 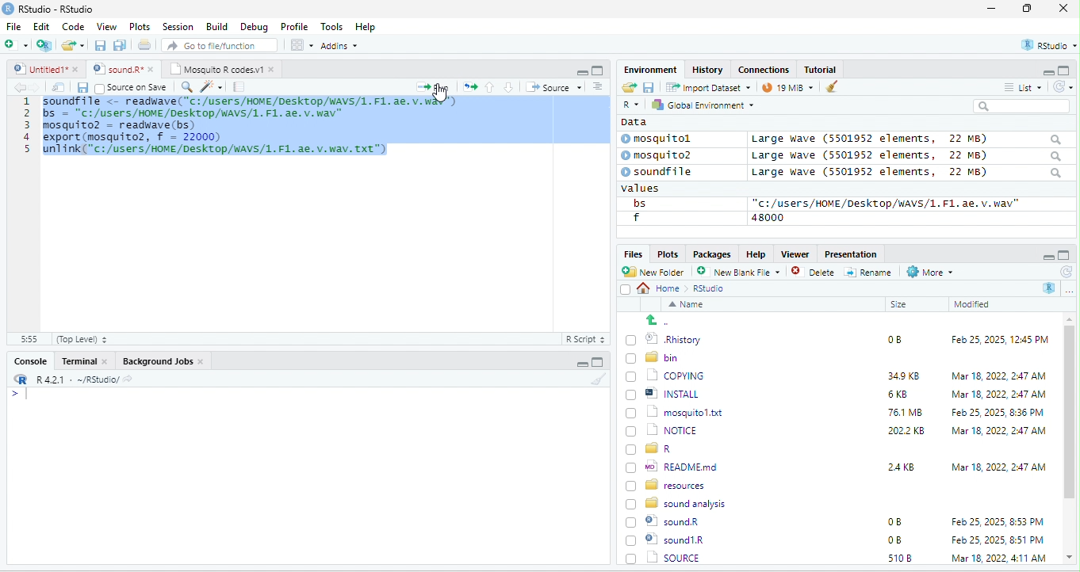 I want to click on Rstudio, so click(x=710, y=288).